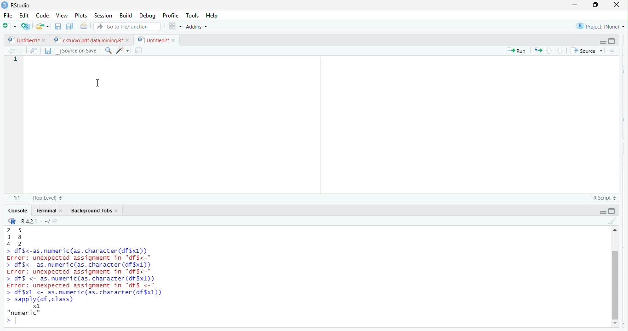  What do you see at coordinates (573, 6) in the screenshot?
I see `minimize` at bounding box center [573, 6].